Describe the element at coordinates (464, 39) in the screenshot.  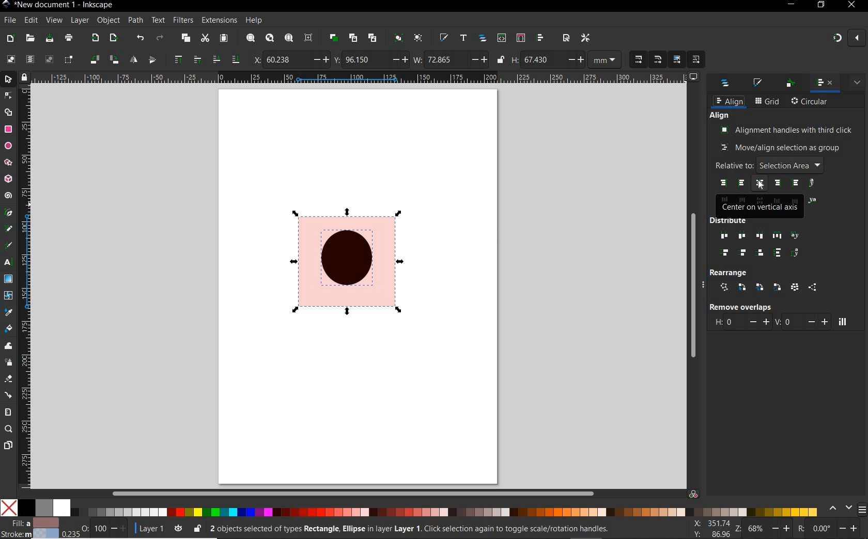
I see `open text` at that location.